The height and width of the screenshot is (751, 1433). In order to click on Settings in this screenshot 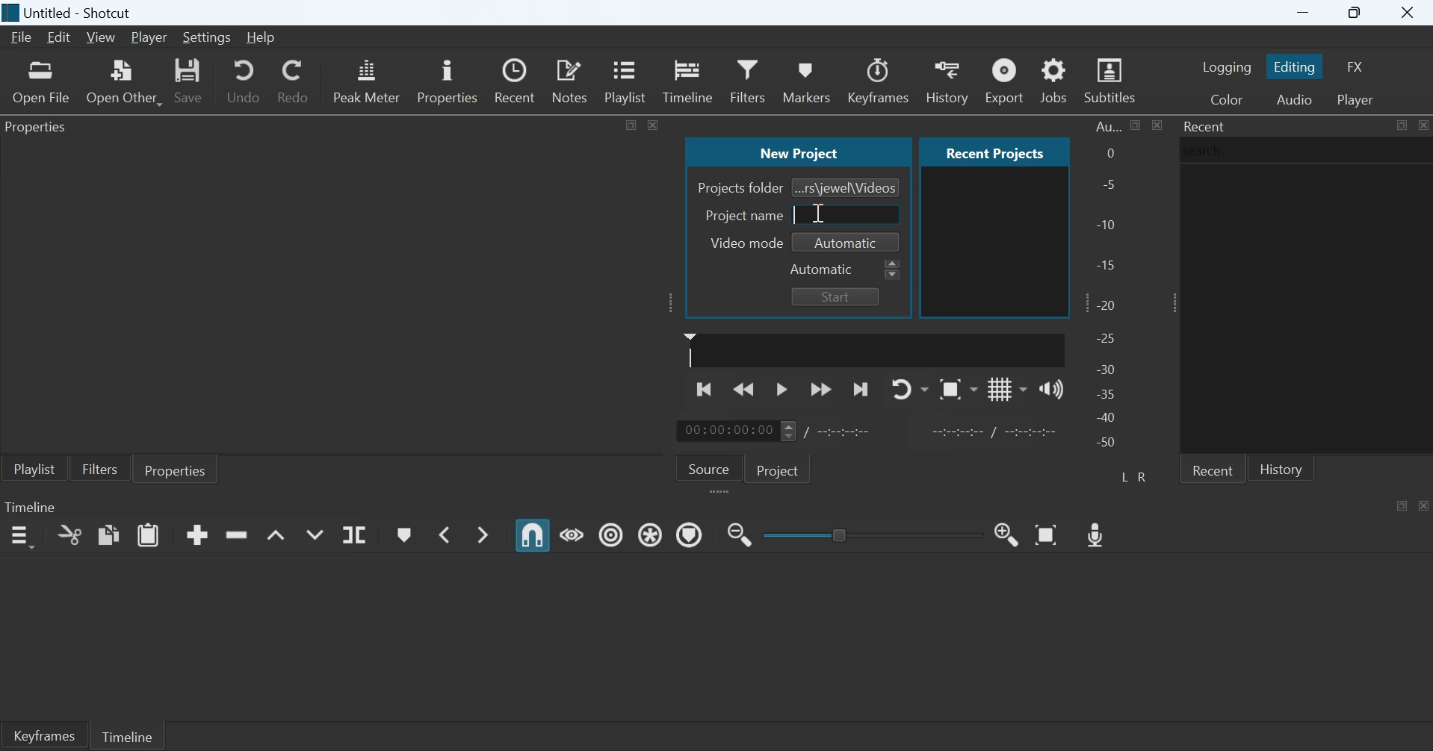, I will do `click(207, 38)`.